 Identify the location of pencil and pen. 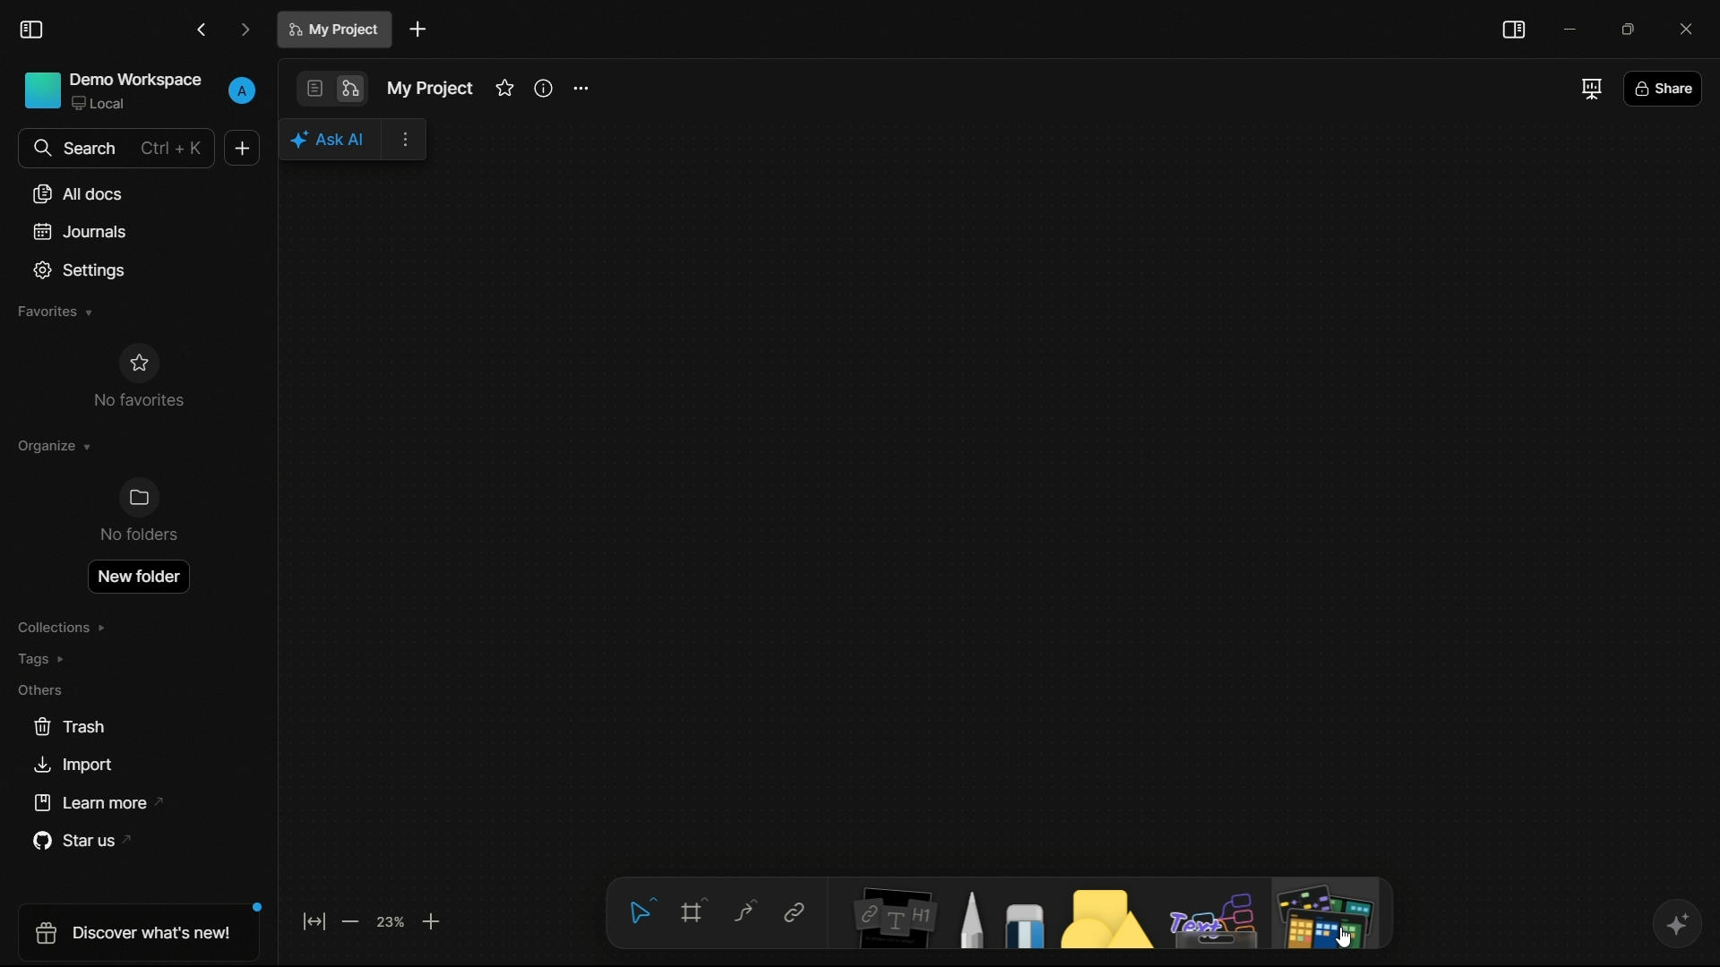
(969, 919).